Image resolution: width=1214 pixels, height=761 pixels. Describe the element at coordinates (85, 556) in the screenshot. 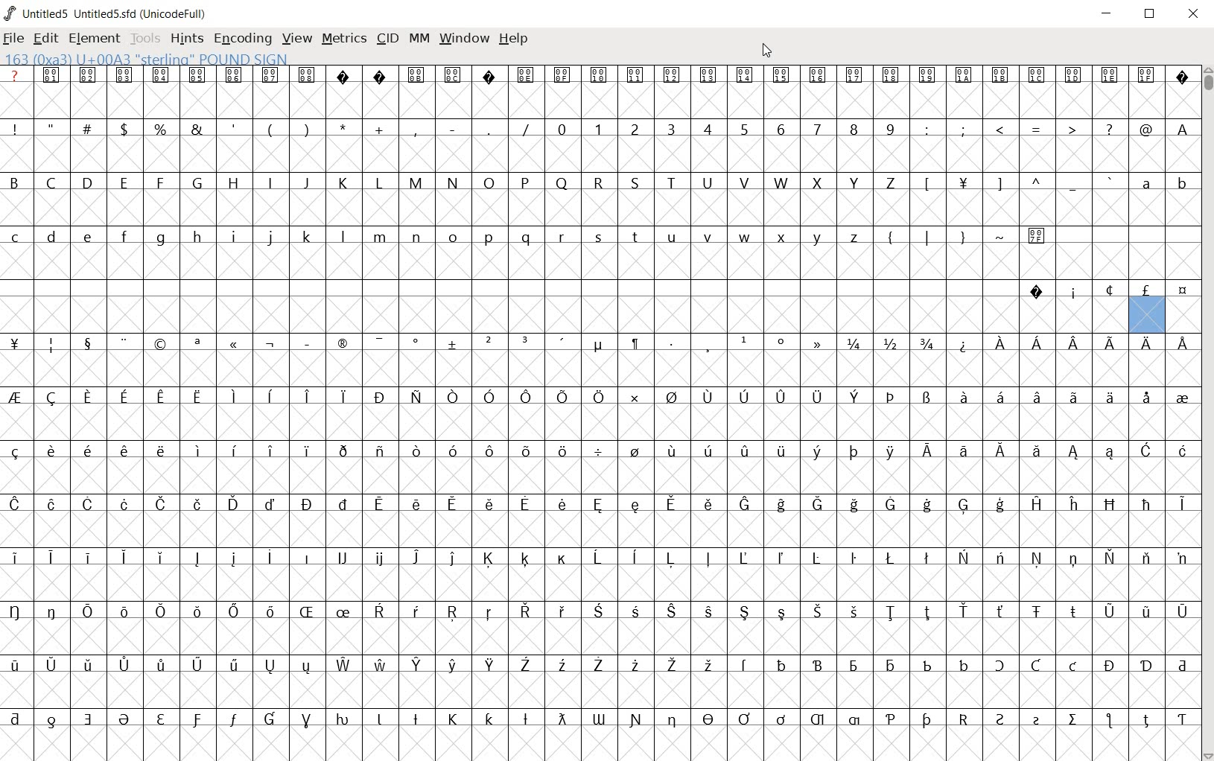

I see `Symbol` at that location.